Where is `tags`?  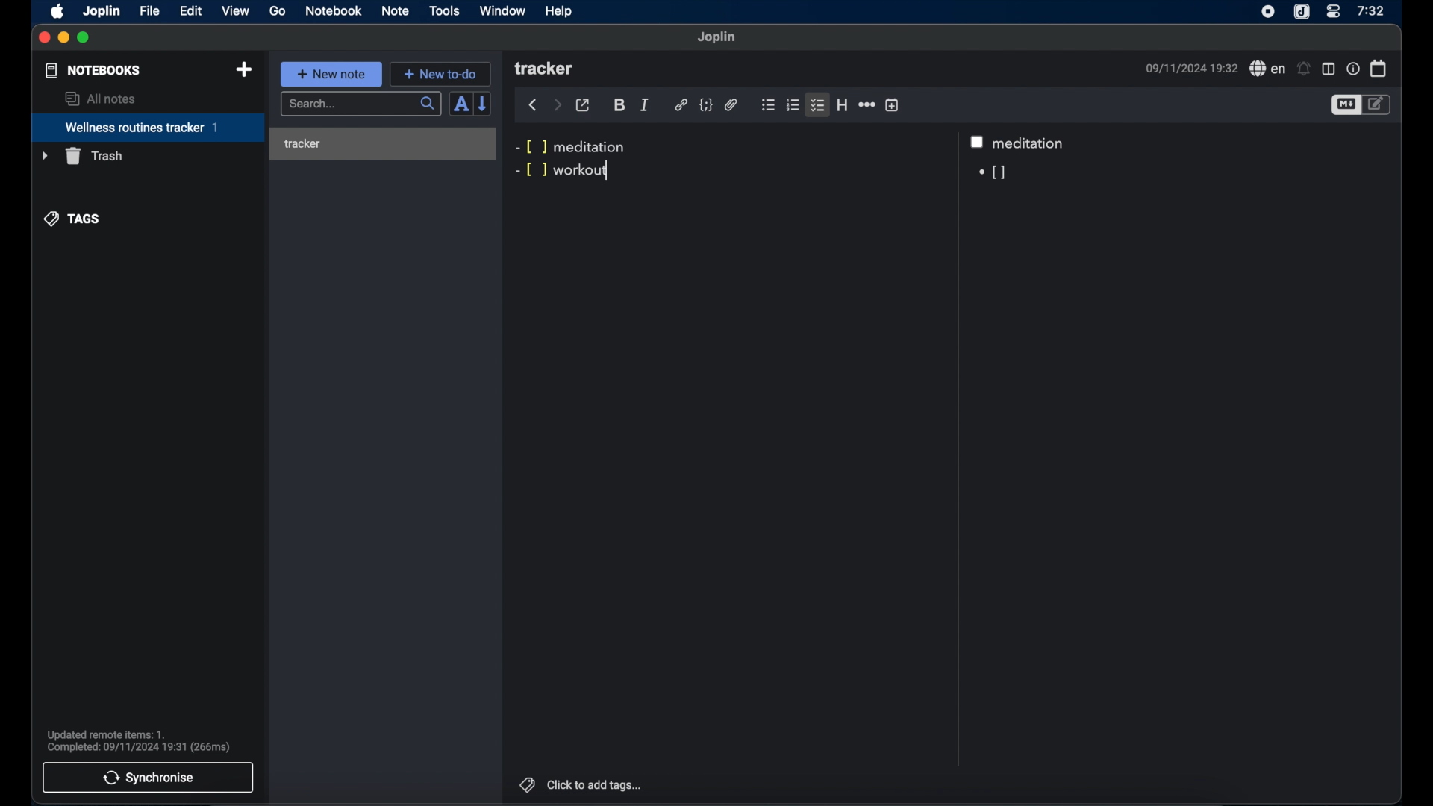
tags is located at coordinates (72, 219).